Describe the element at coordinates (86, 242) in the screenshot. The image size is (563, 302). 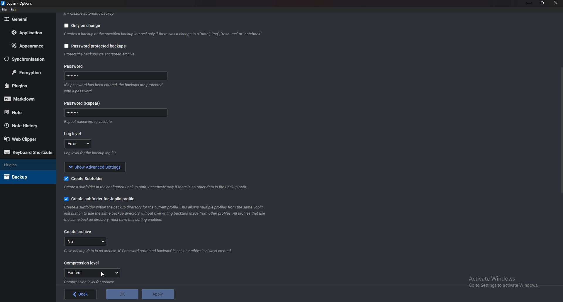
I see `no` at that location.